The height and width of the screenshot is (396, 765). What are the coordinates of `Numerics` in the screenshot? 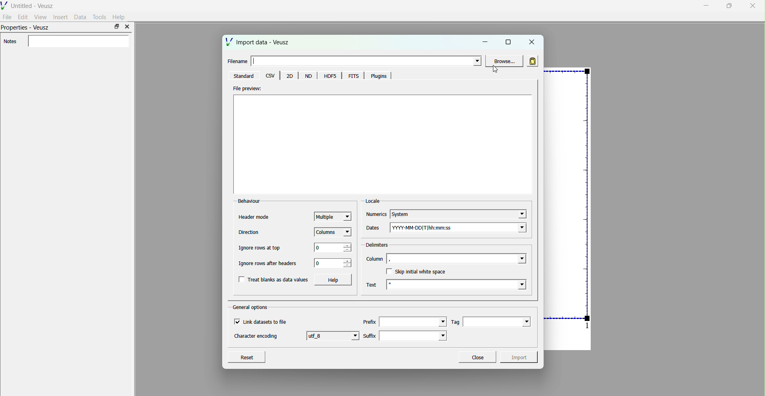 It's located at (376, 215).